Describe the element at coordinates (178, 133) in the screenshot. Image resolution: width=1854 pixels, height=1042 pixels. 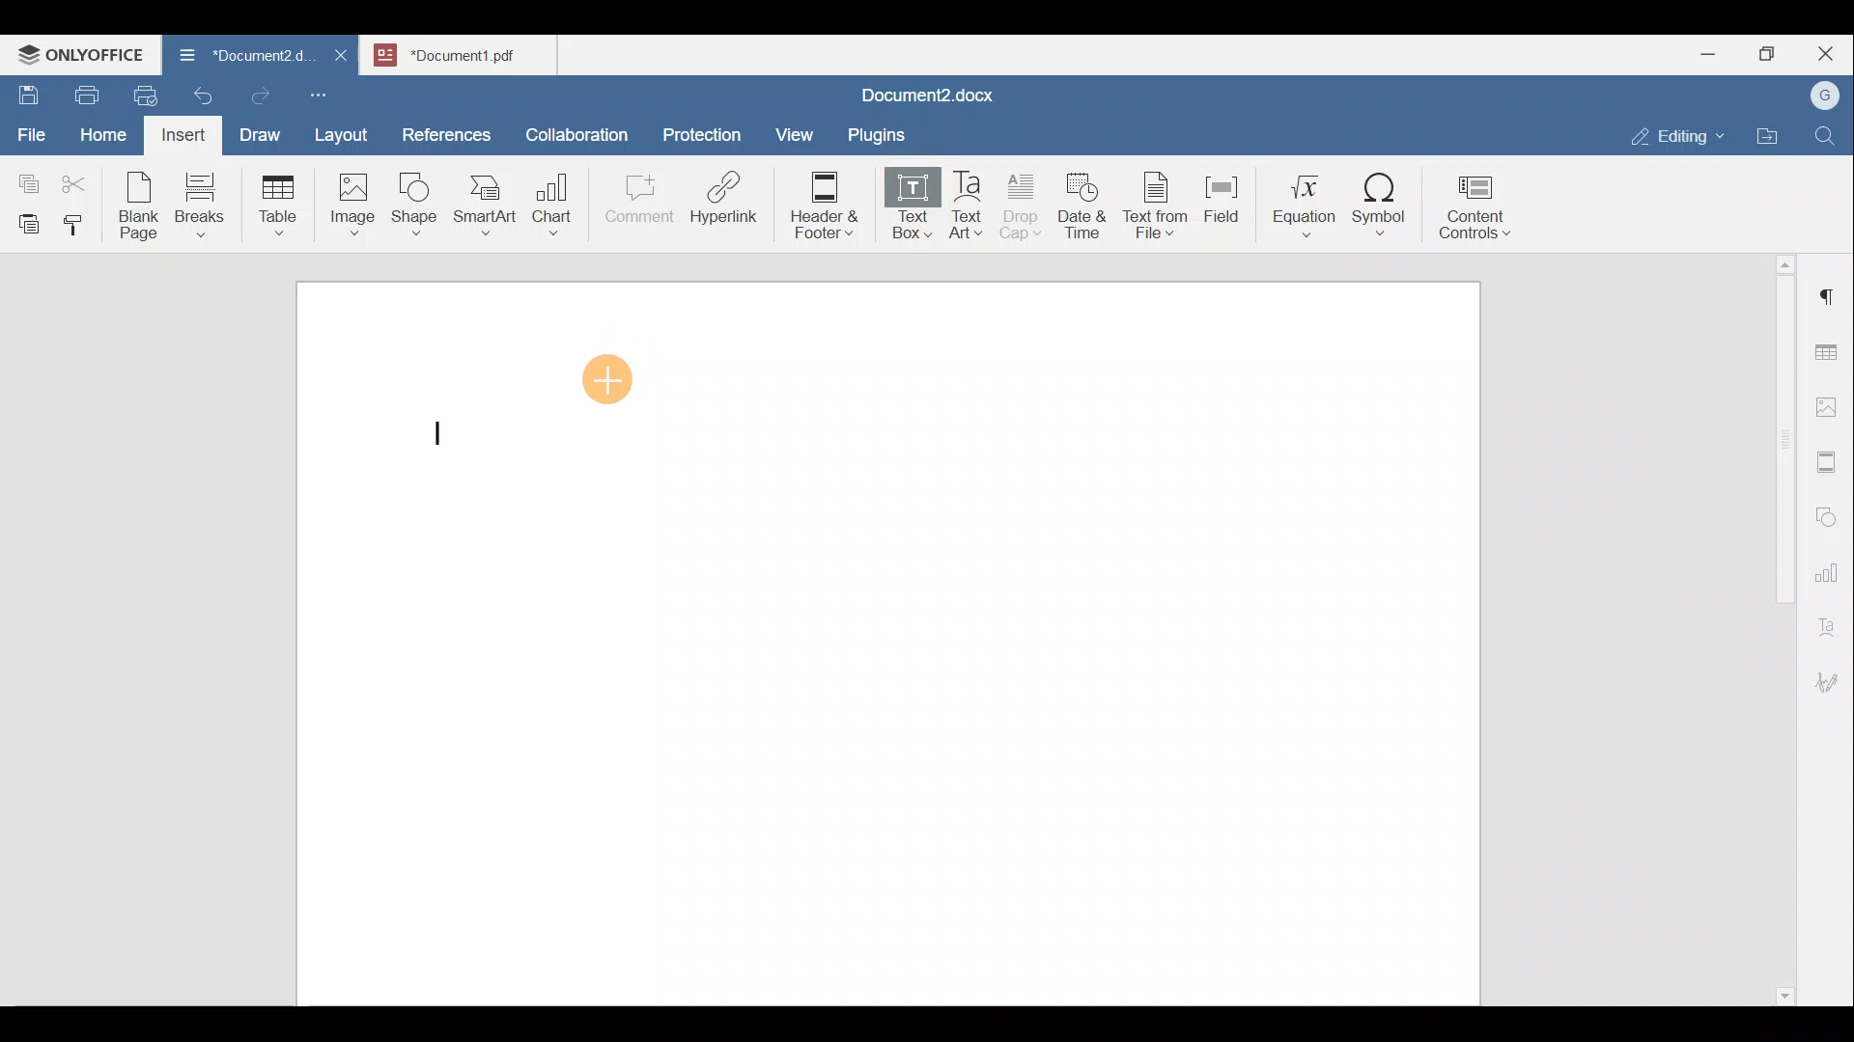
I see `Insert` at that location.